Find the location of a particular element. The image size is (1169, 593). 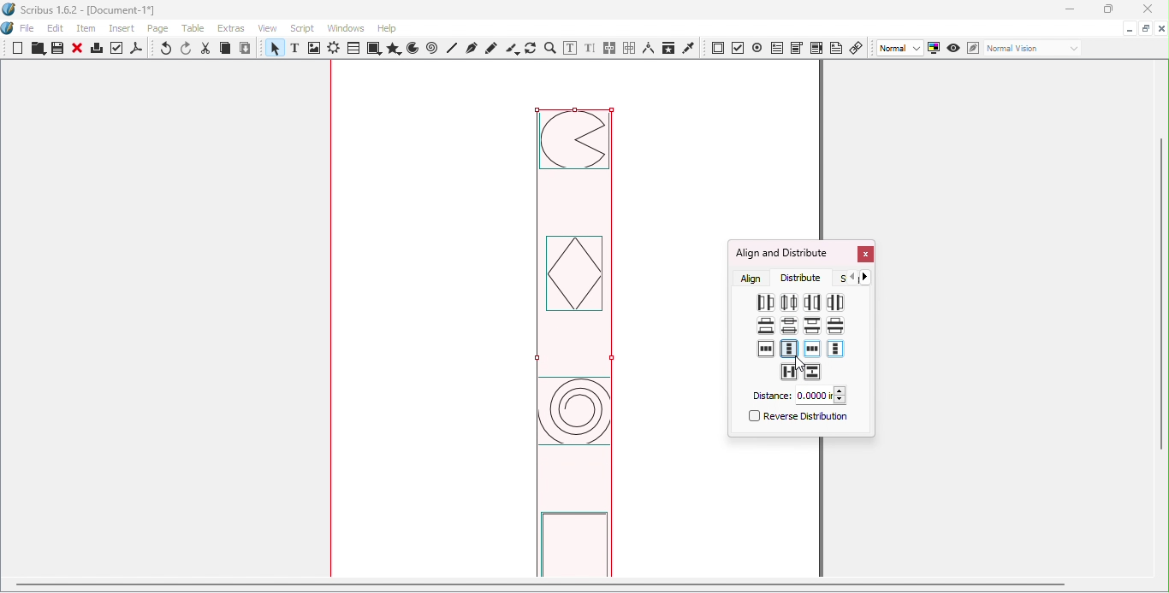

Redo is located at coordinates (187, 49).